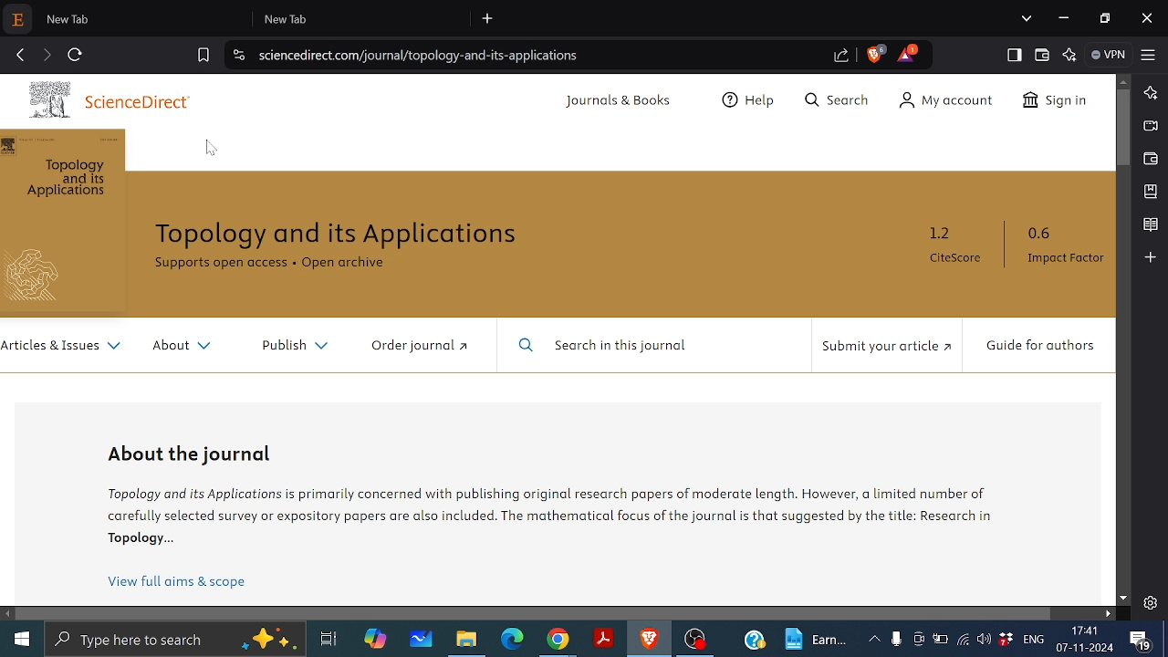 This screenshot has width=1168, height=657. What do you see at coordinates (1151, 257) in the screenshot?
I see `Add to sidebar` at bounding box center [1151, 257].